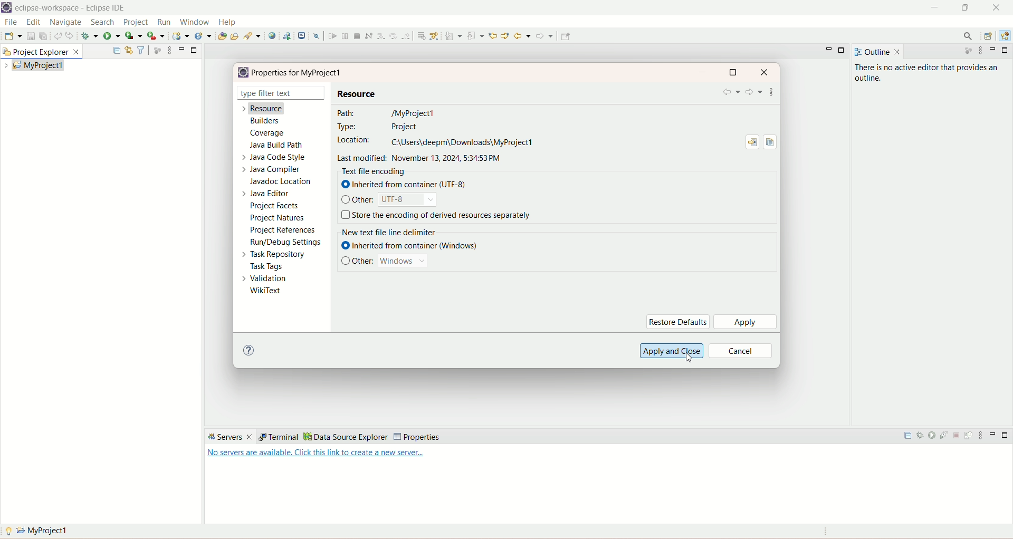  What do you see at coordinates (379, 127) in the screenshot?
I see `type` at bounding box center [379, 127].